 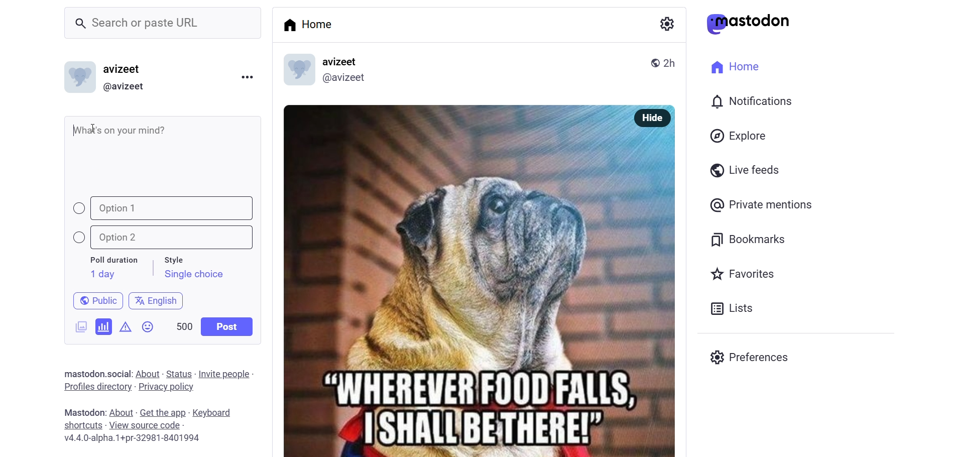 I want to click on keyboard, so click(x=216, y=413).